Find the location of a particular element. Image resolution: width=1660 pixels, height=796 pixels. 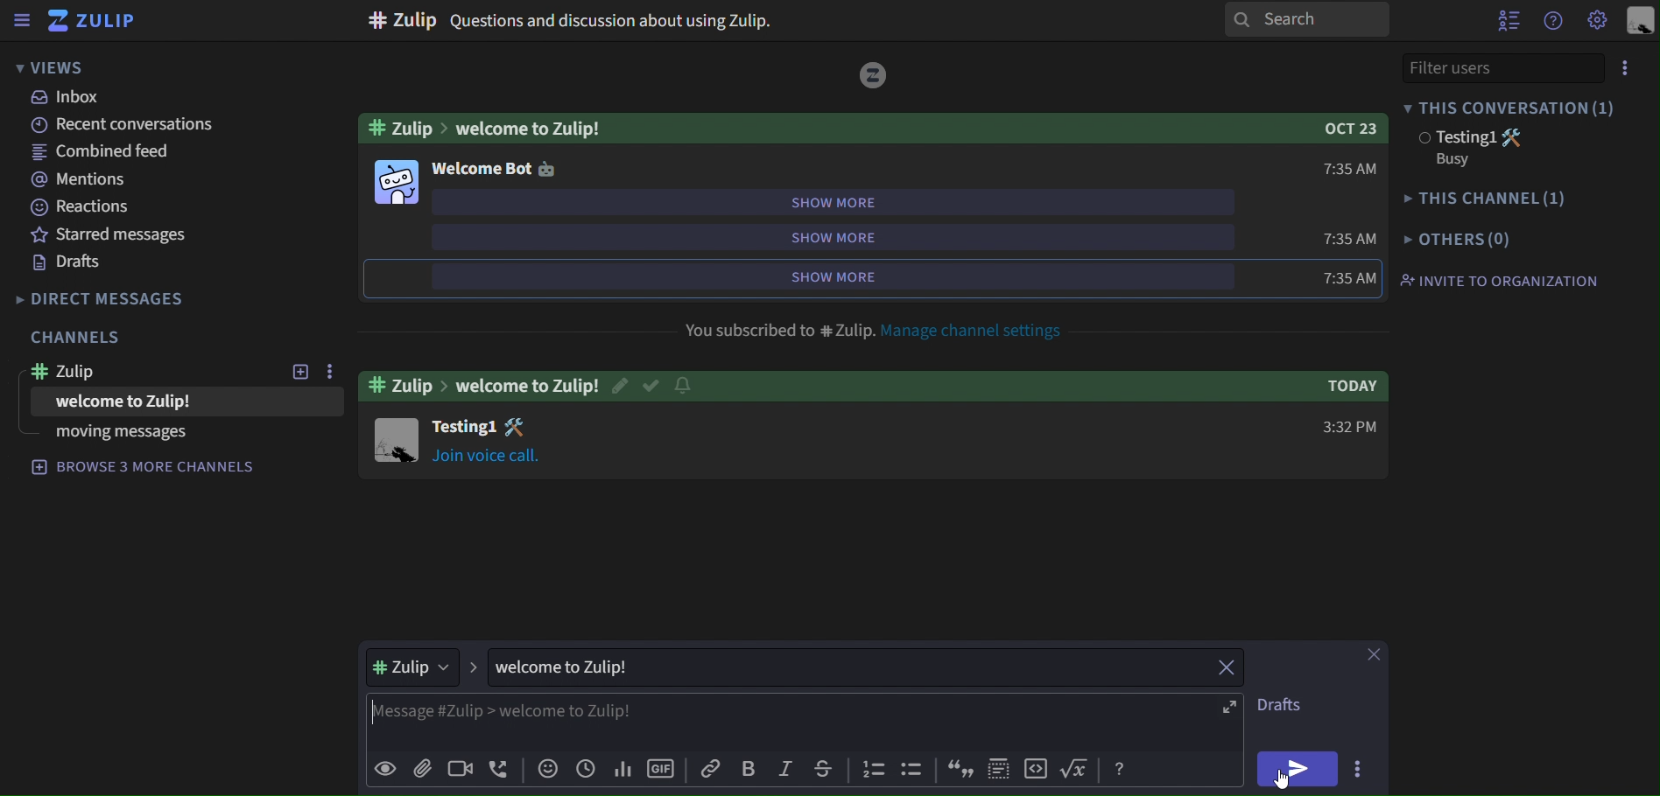

show more is located at coordinates (868, 276).